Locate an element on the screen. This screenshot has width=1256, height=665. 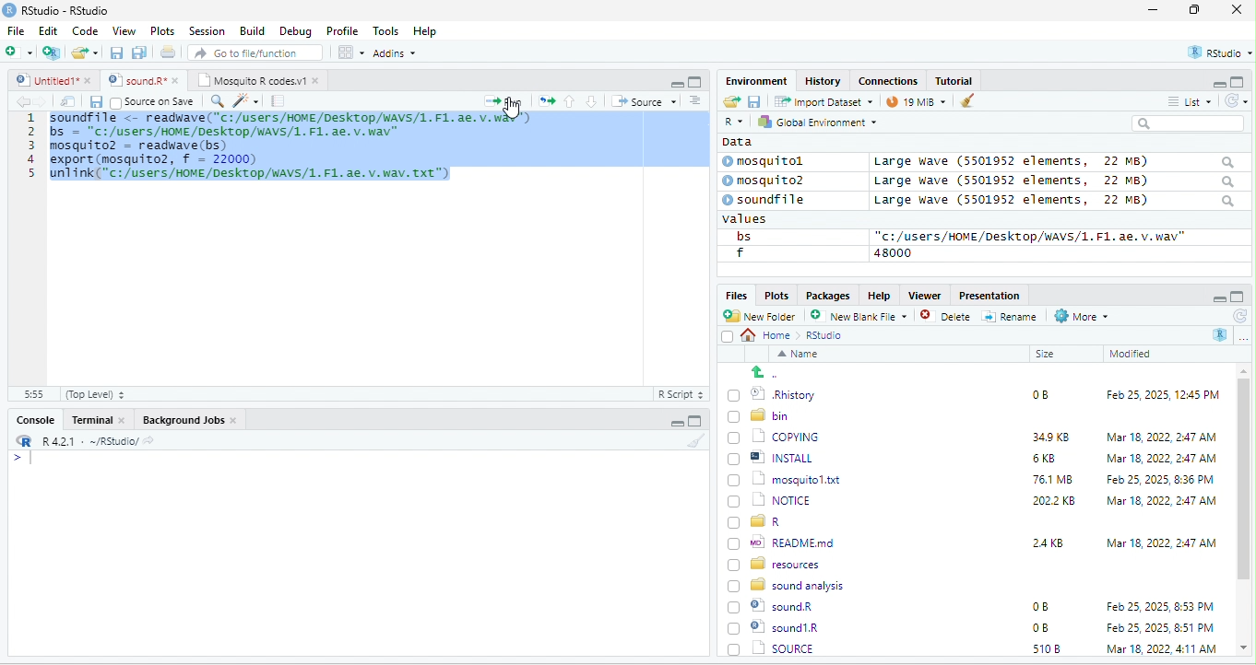
Console is located at coordinates (34, 418).